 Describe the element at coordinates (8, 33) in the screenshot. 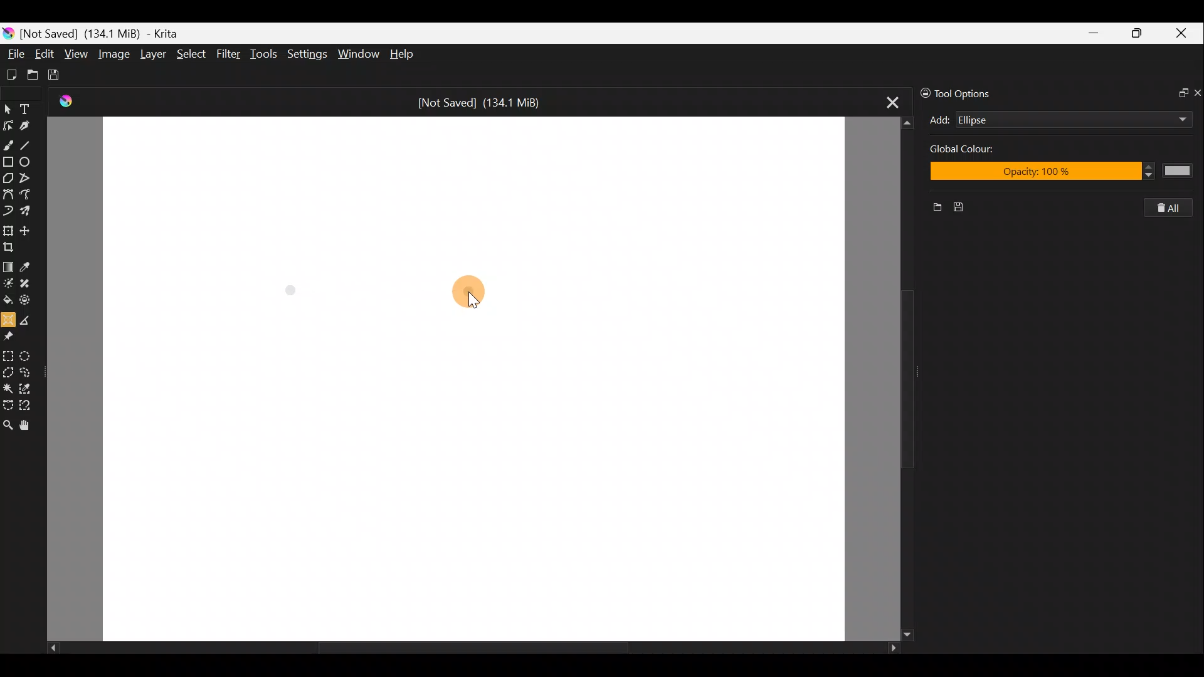

I see `Krita logo` at that location.